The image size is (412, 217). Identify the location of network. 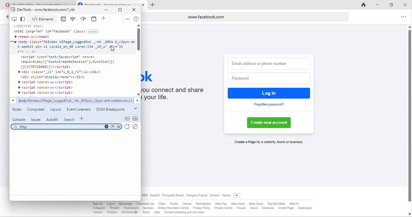
(74, 19).